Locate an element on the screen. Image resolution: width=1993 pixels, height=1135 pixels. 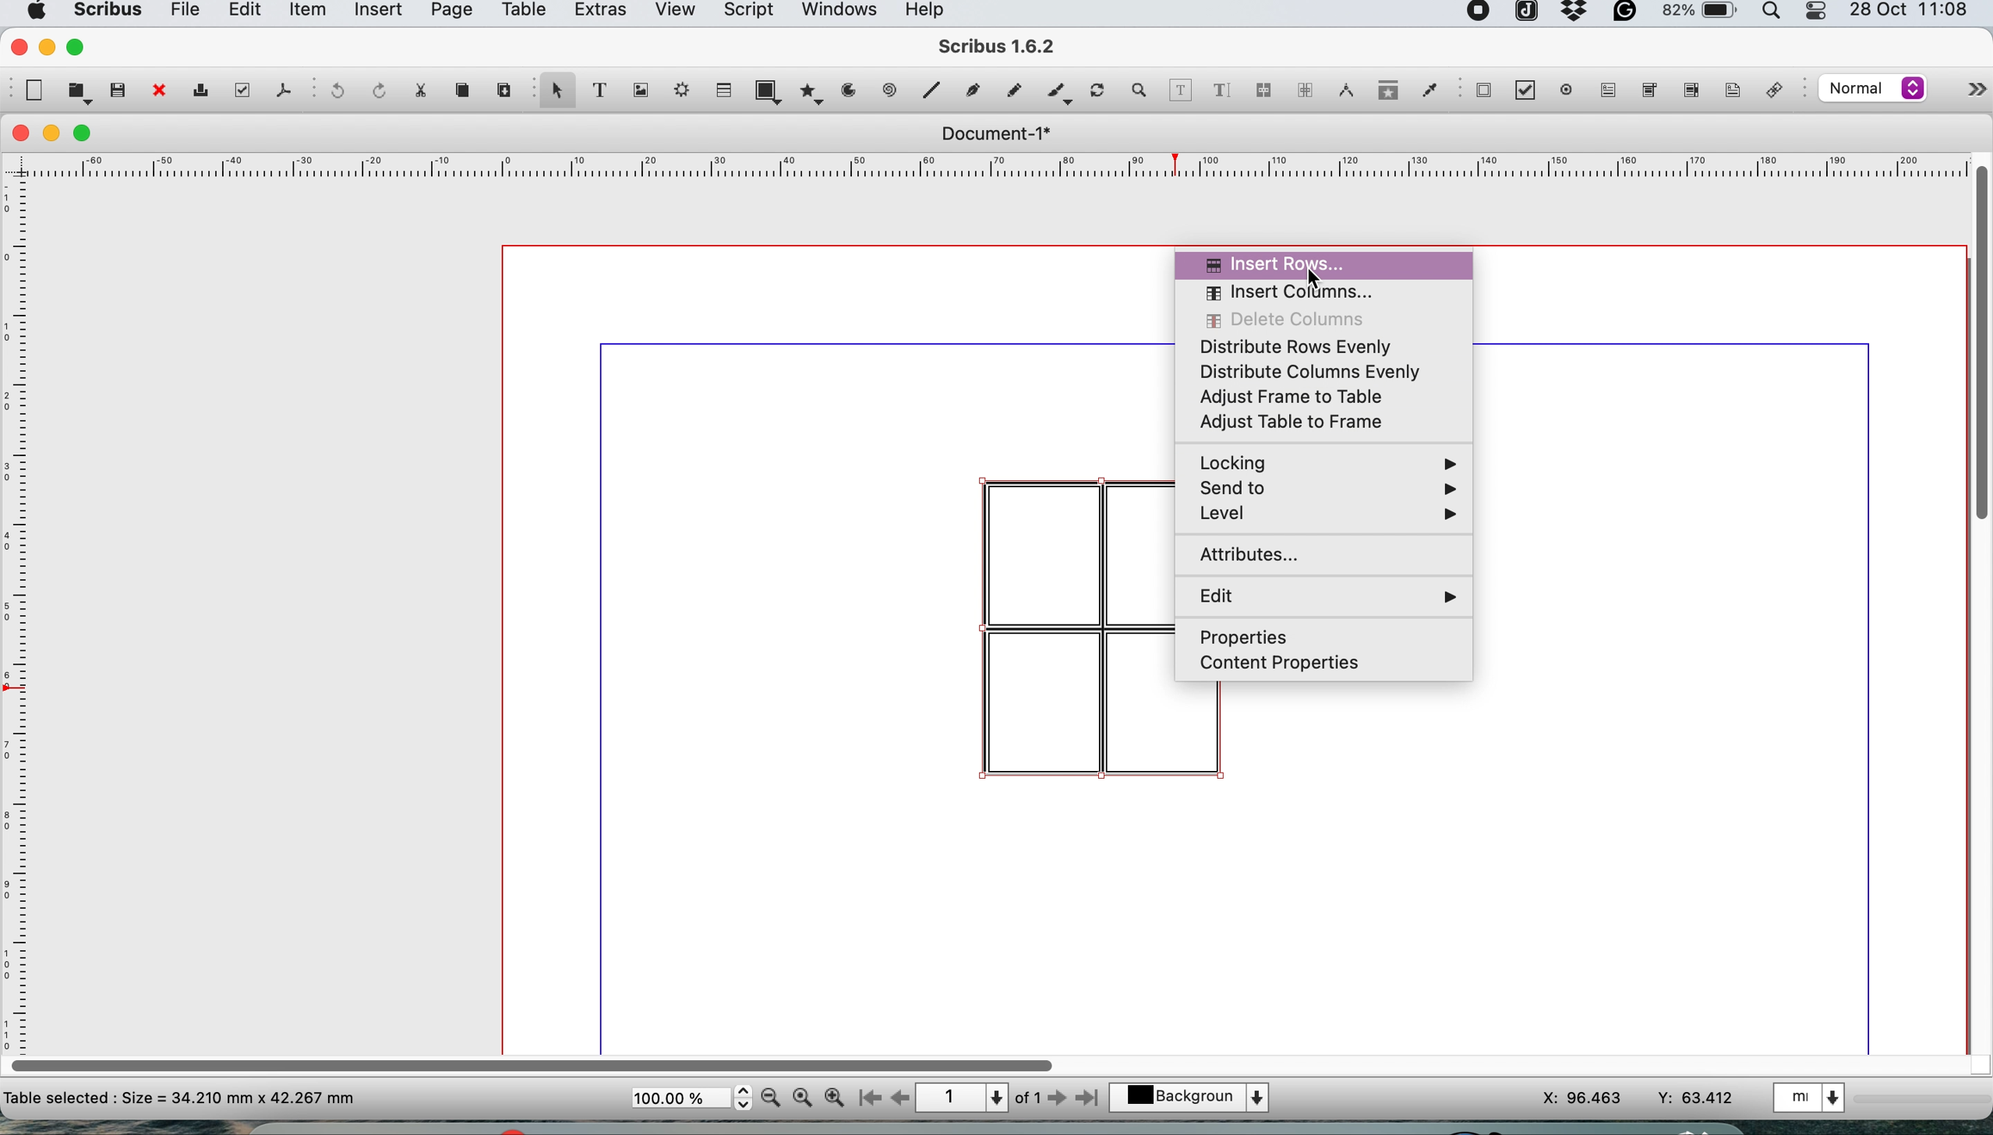
pdf check button is located at coordinates (1483, 90).